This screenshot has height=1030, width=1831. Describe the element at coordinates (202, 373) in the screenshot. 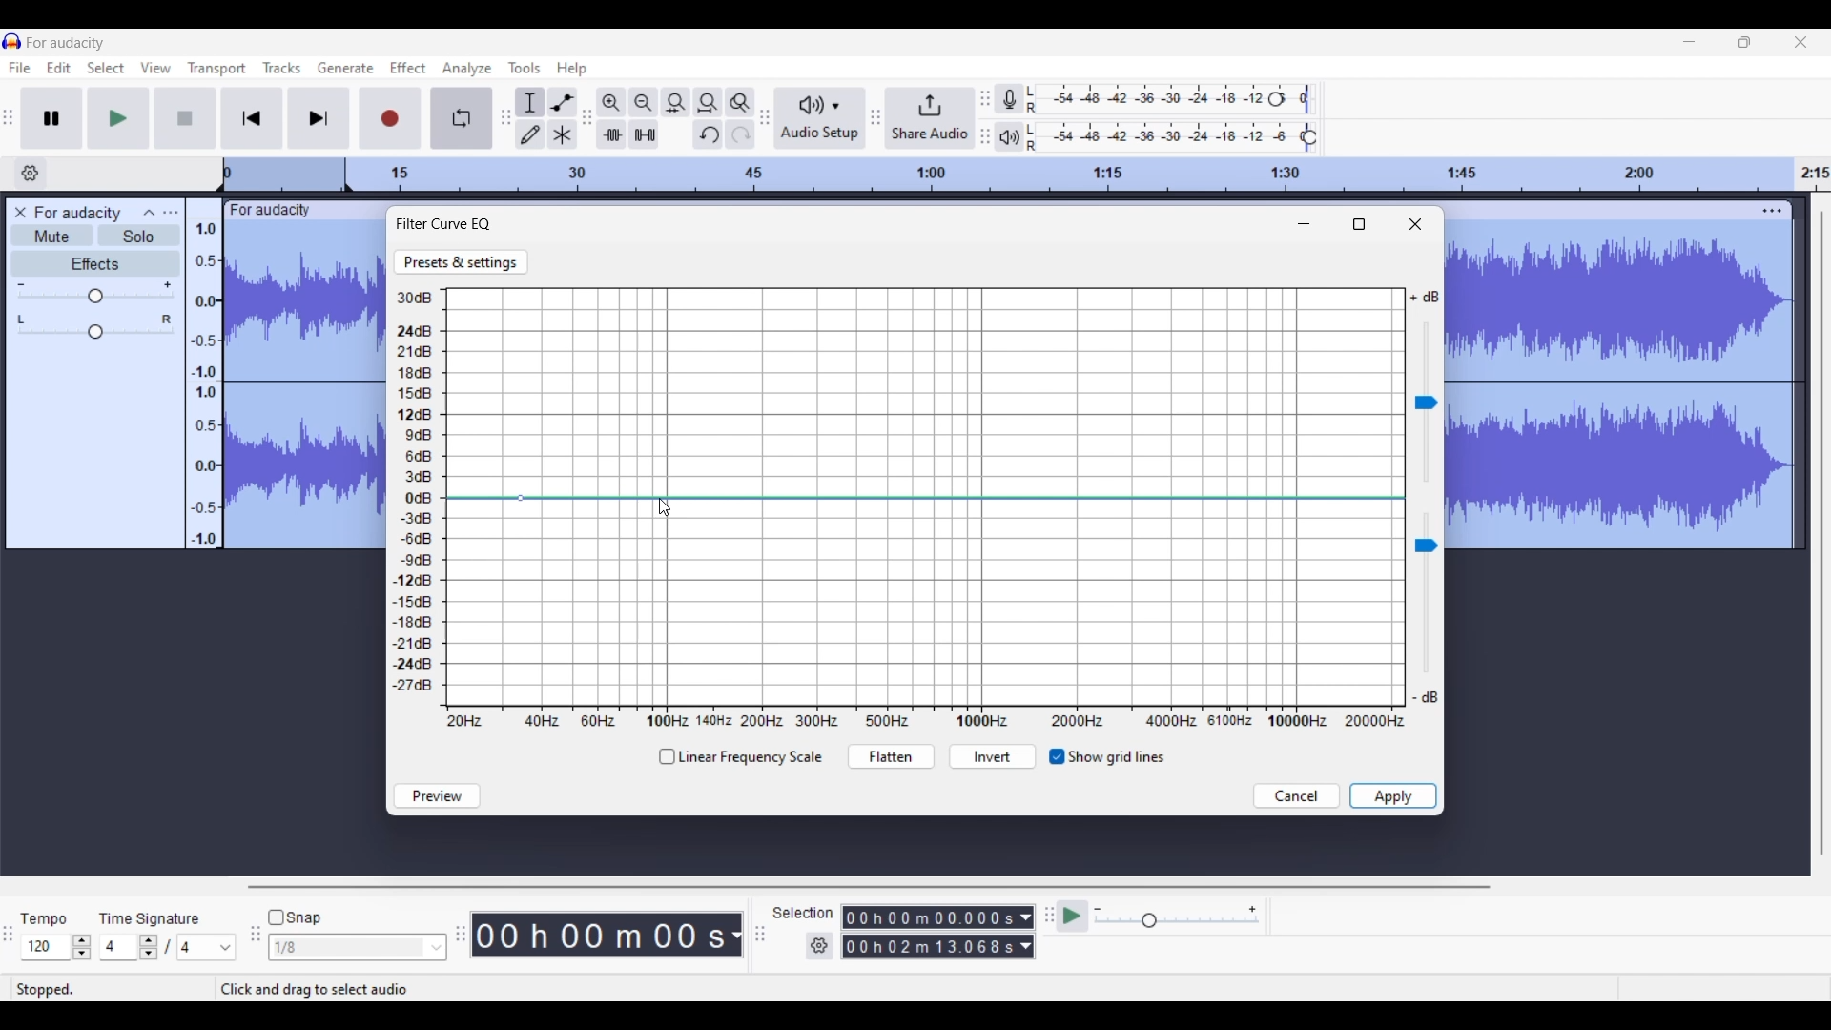

I see `Scale to measure audio` at that location.